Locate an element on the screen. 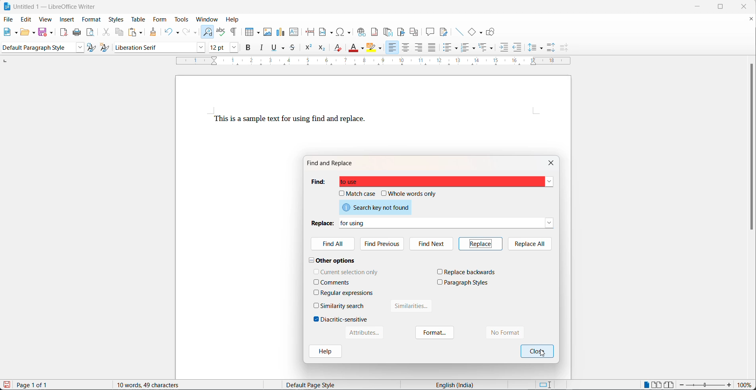 Image resolution: width=756 pixels, height=390 pixels. scaling is located at coordinates (379, 62).